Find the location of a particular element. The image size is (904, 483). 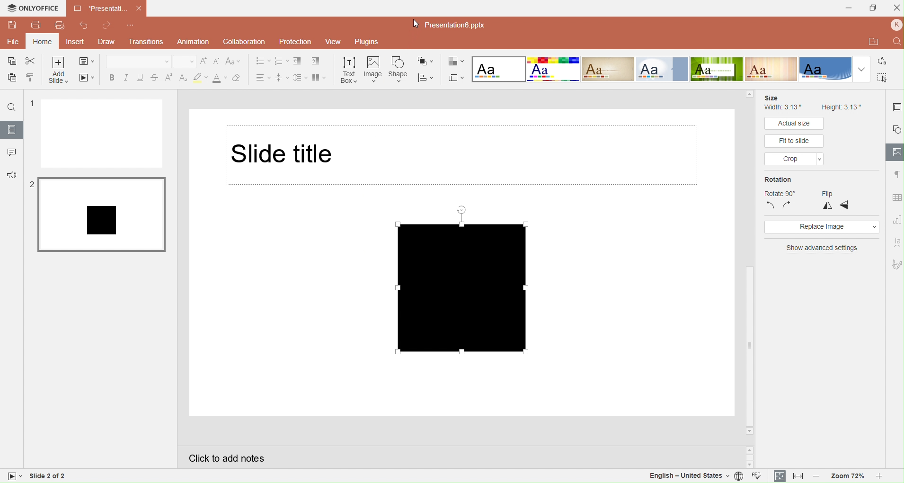

Office is located at coordinates (825, 69).